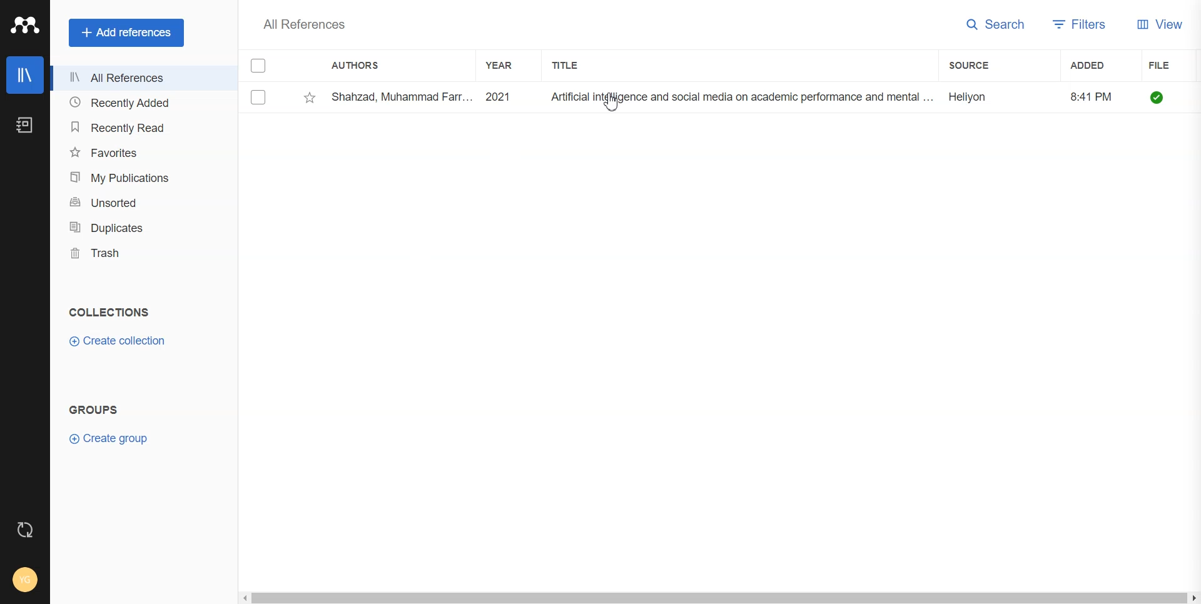  I want to click on Horizontal scroll bar, so click(717, 598).